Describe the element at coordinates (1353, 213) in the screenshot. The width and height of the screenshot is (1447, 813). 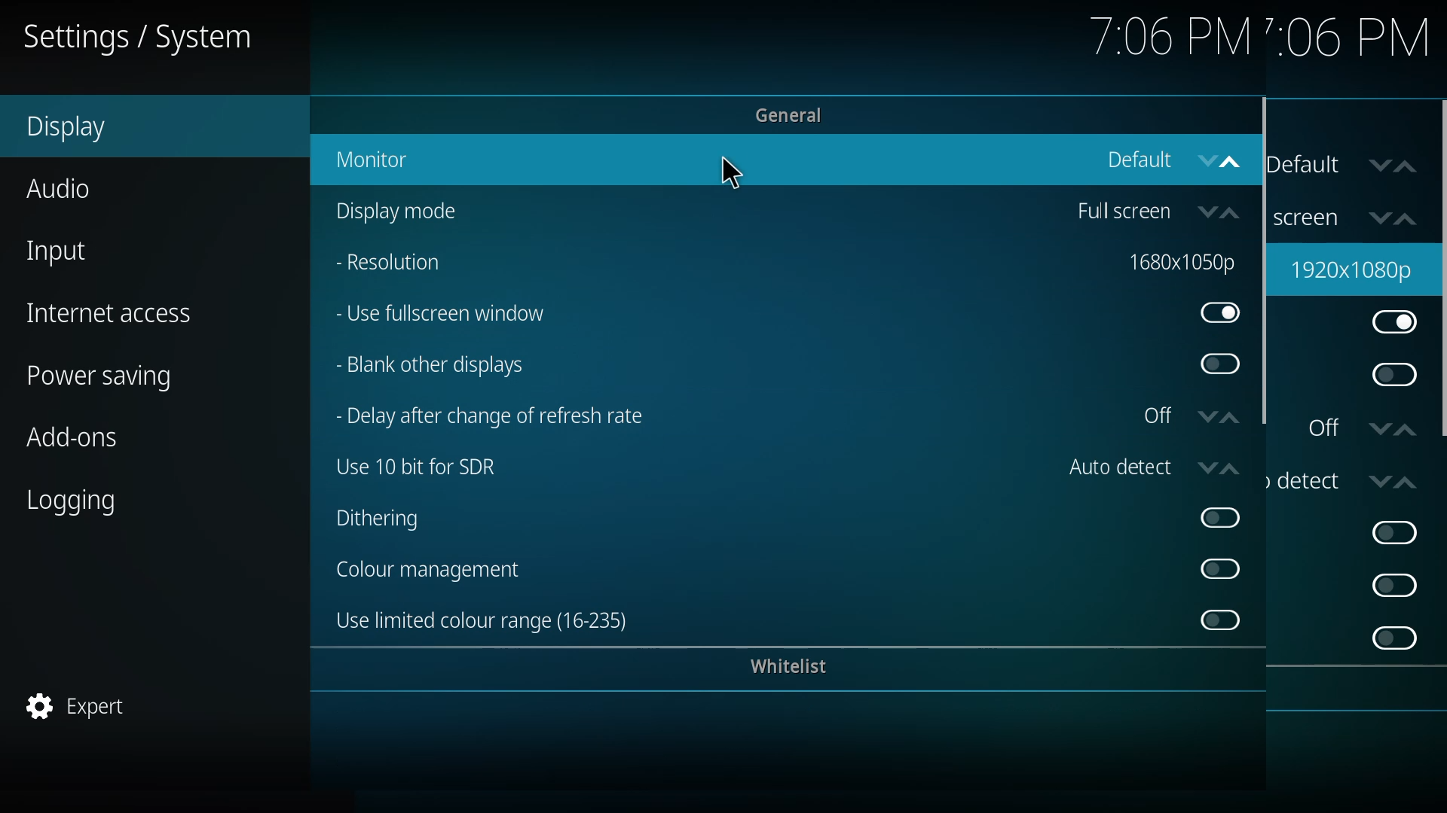
I see `fullscreen` at that location.